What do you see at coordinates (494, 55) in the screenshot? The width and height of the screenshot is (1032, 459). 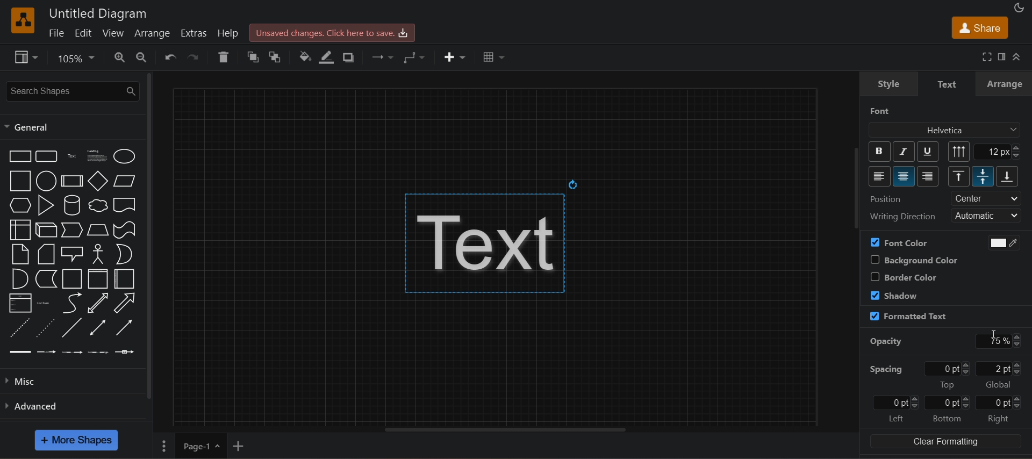 I see `table` at bounding box center [494, 55].